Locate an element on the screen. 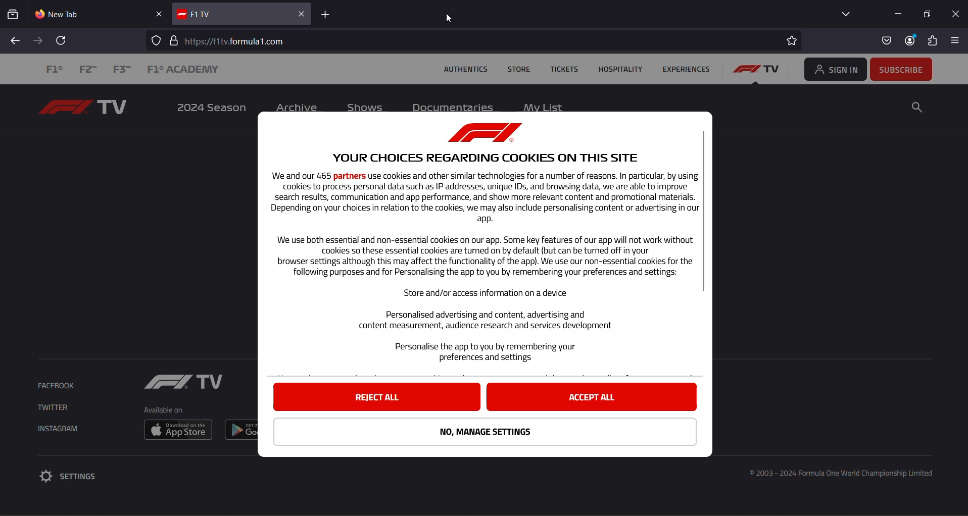  search button is located at coordinates (917, 108).